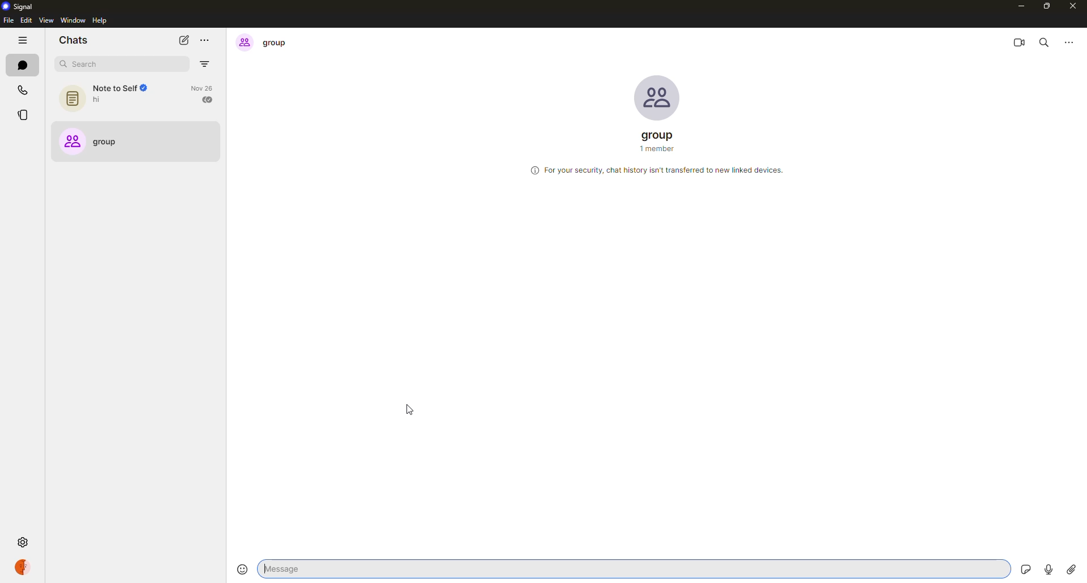  Describe the element at coordinates (1019, 41) in the screenshot. I see `video call` at that location.